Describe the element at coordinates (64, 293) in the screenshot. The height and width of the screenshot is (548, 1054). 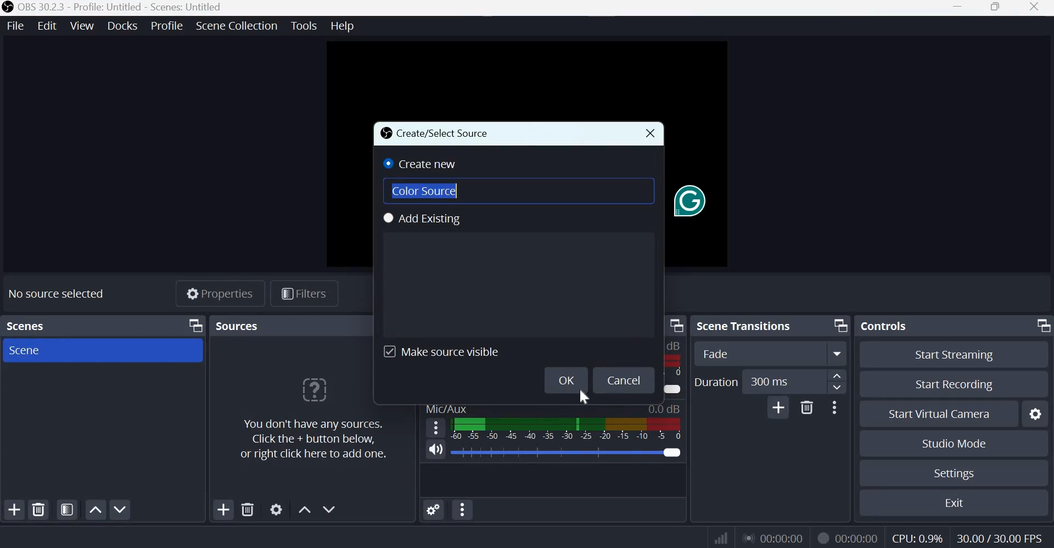
I see `No source selected` at that location.